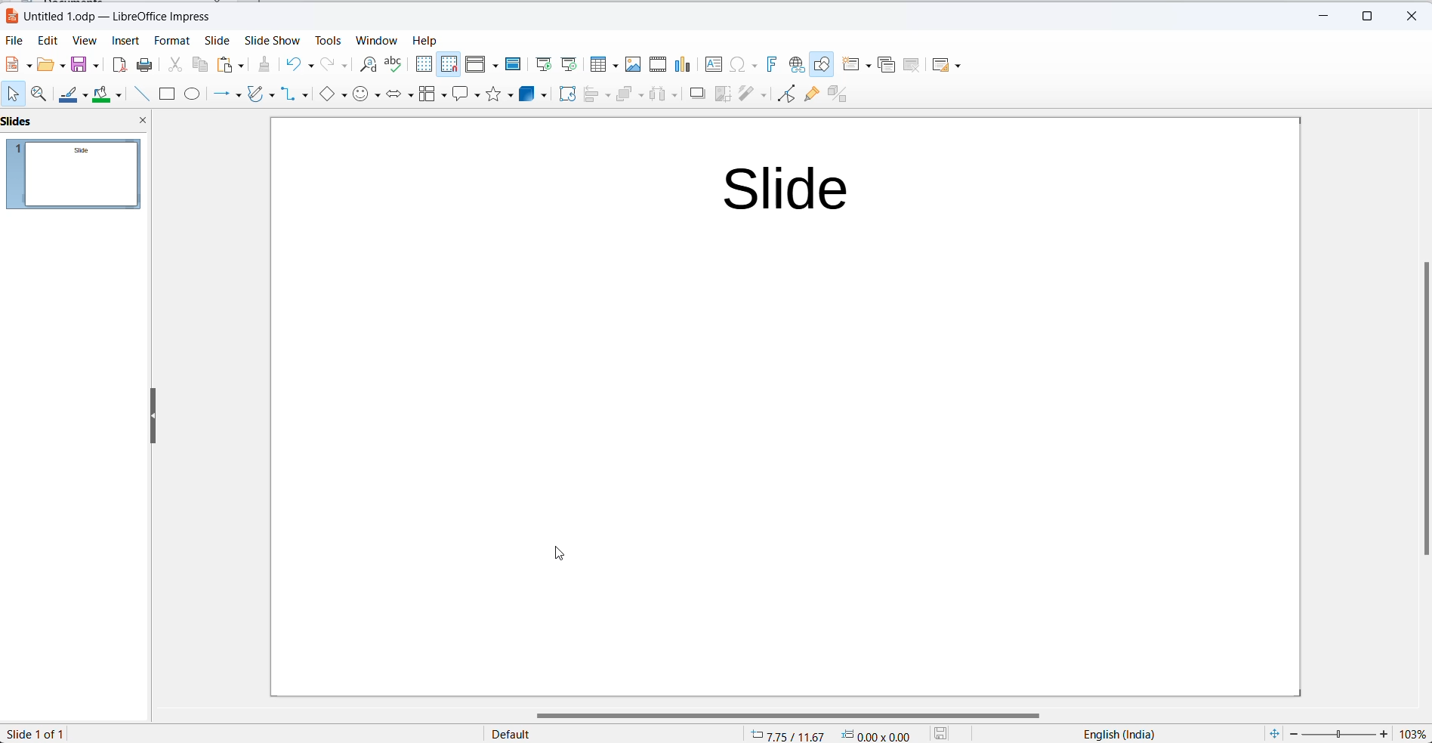  I want to click on line colour, so click(73, 96).